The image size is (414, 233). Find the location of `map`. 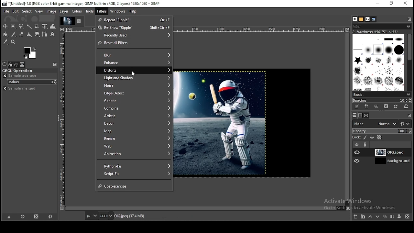

map is located at coordinates (136, 130).